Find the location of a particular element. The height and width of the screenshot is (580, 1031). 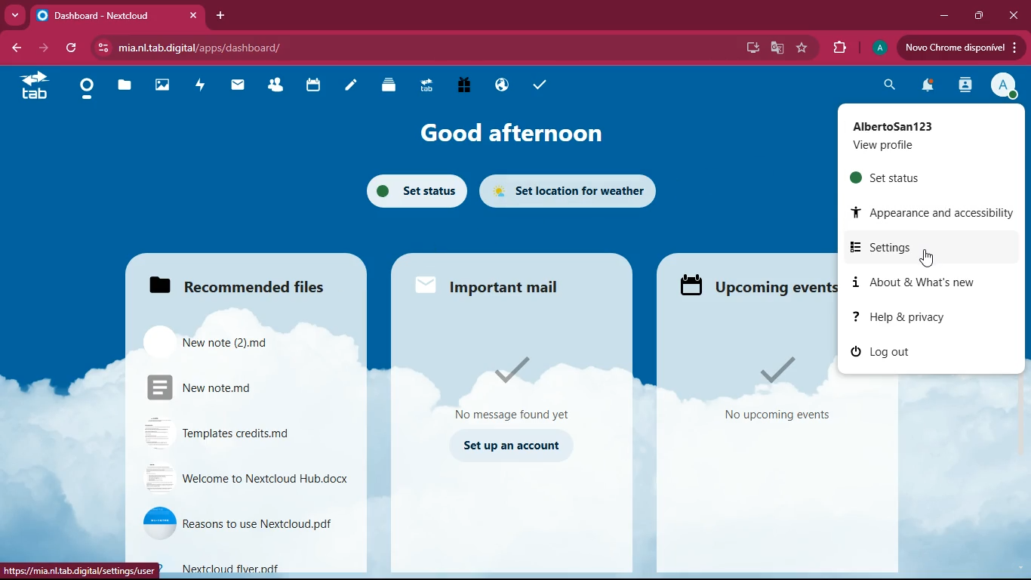

file is located at coordinates (263, 568).